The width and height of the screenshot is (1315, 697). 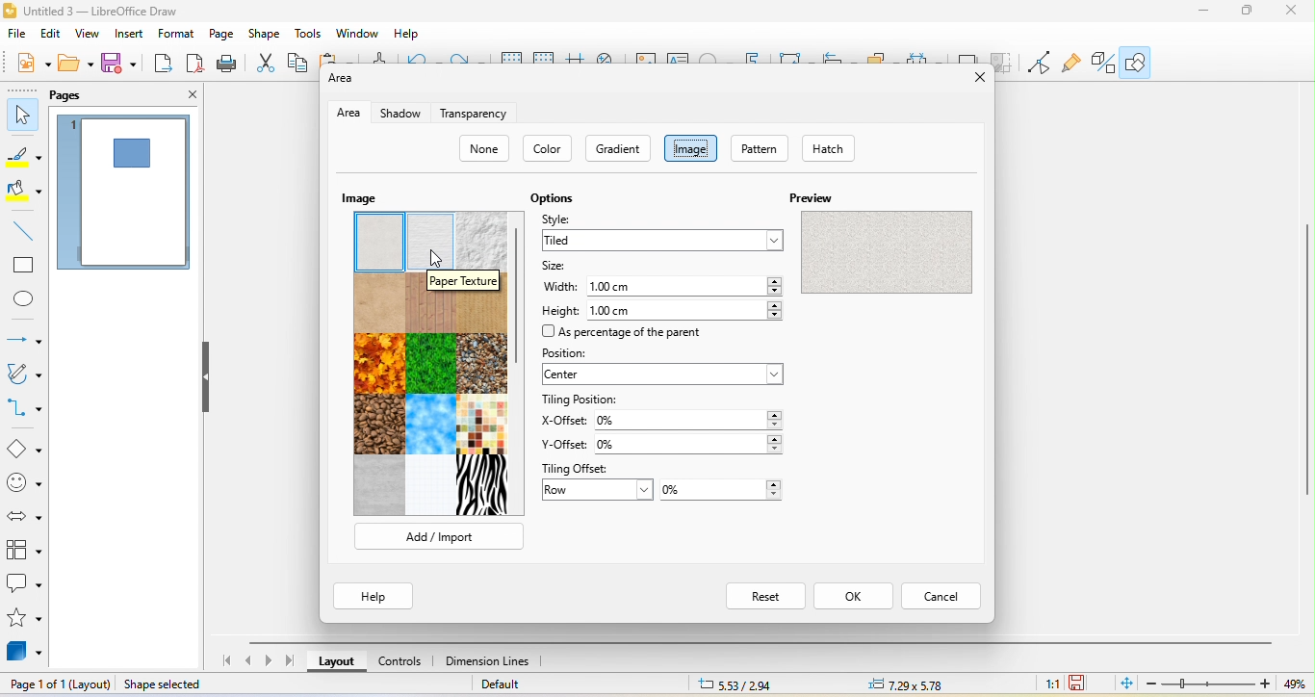 What do you see at coordinates (115, 11) in the screenshot?
I see `title` at bounding box center [115, 11].